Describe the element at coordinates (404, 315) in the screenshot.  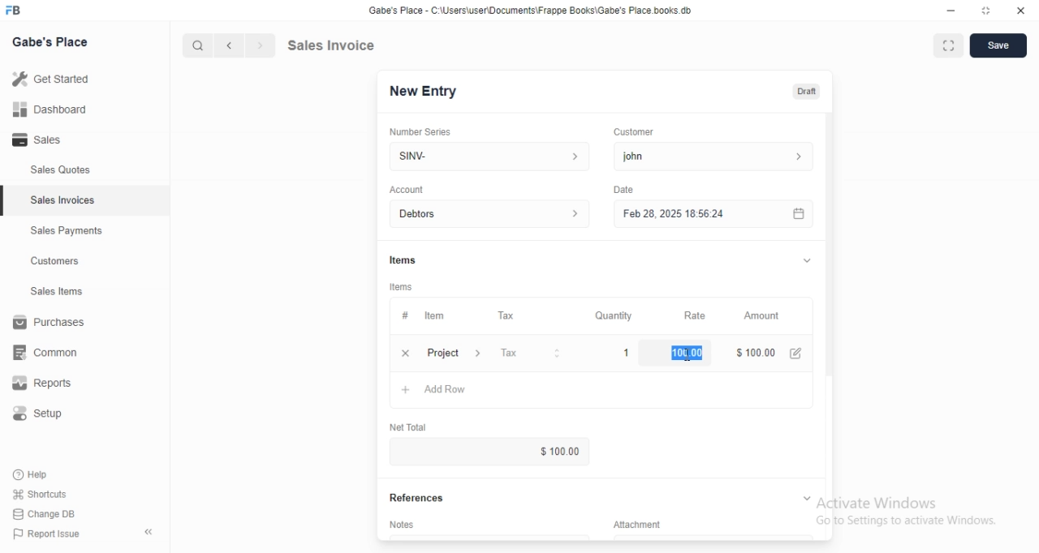
I see `` at that location.